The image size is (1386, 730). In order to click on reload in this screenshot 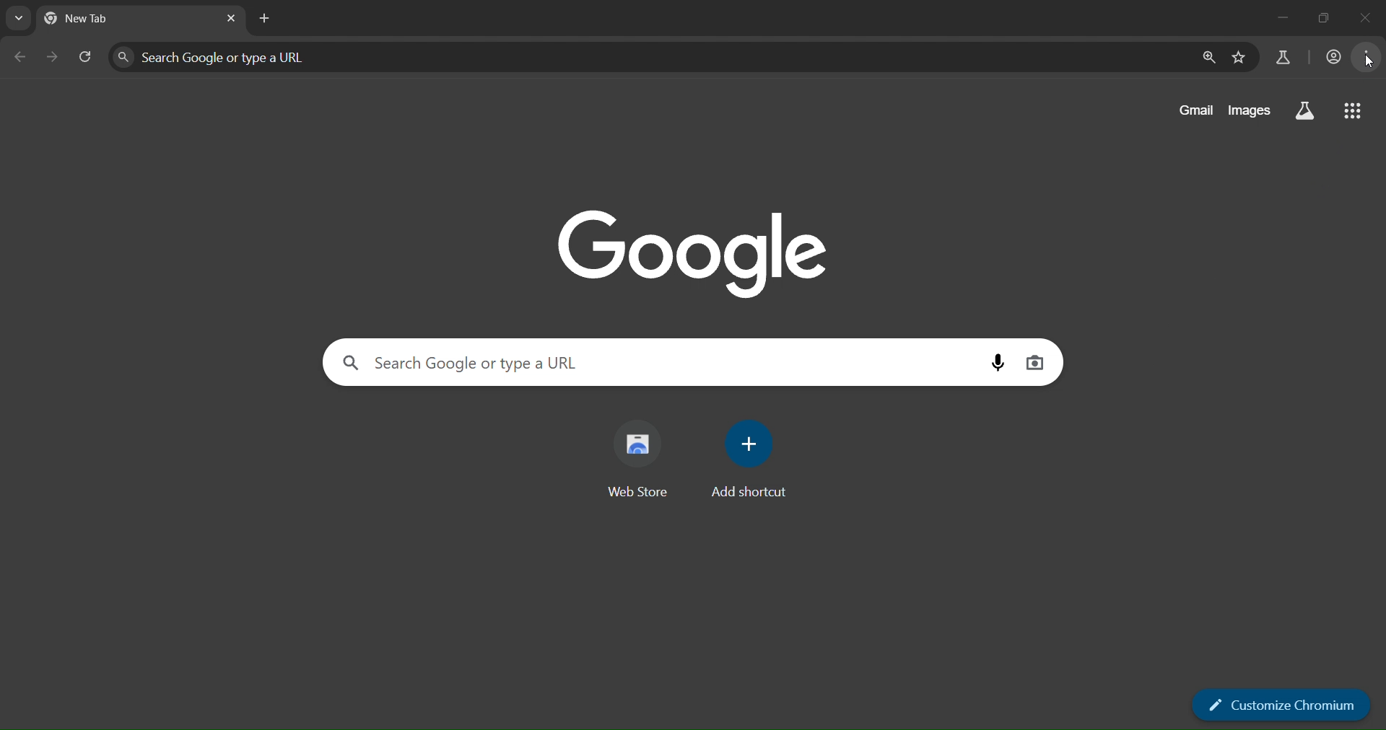, I will do `click(90, 56)`.